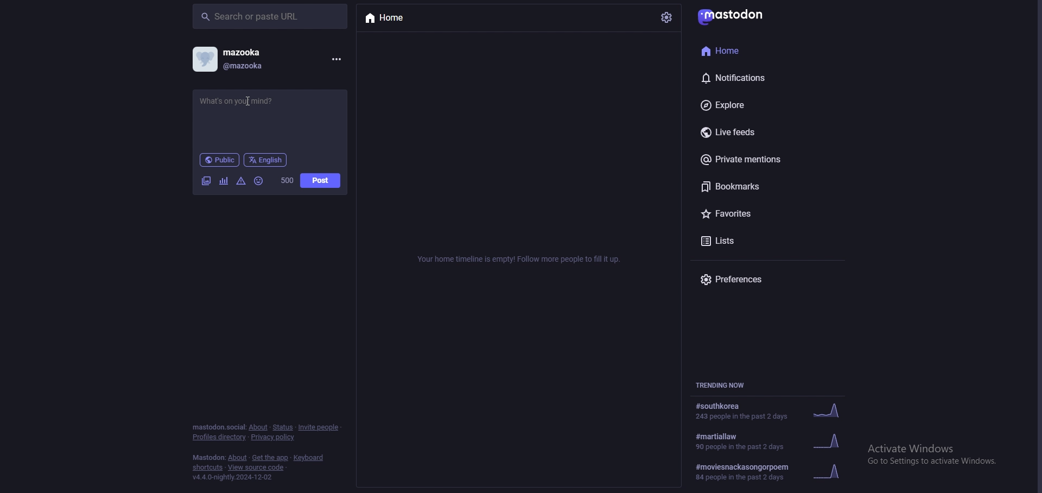 The height and width of the screenshot is (493, 1042). Describe the element at coordinates (738, 15) in the screenshot. I see `mastodon` at that location.